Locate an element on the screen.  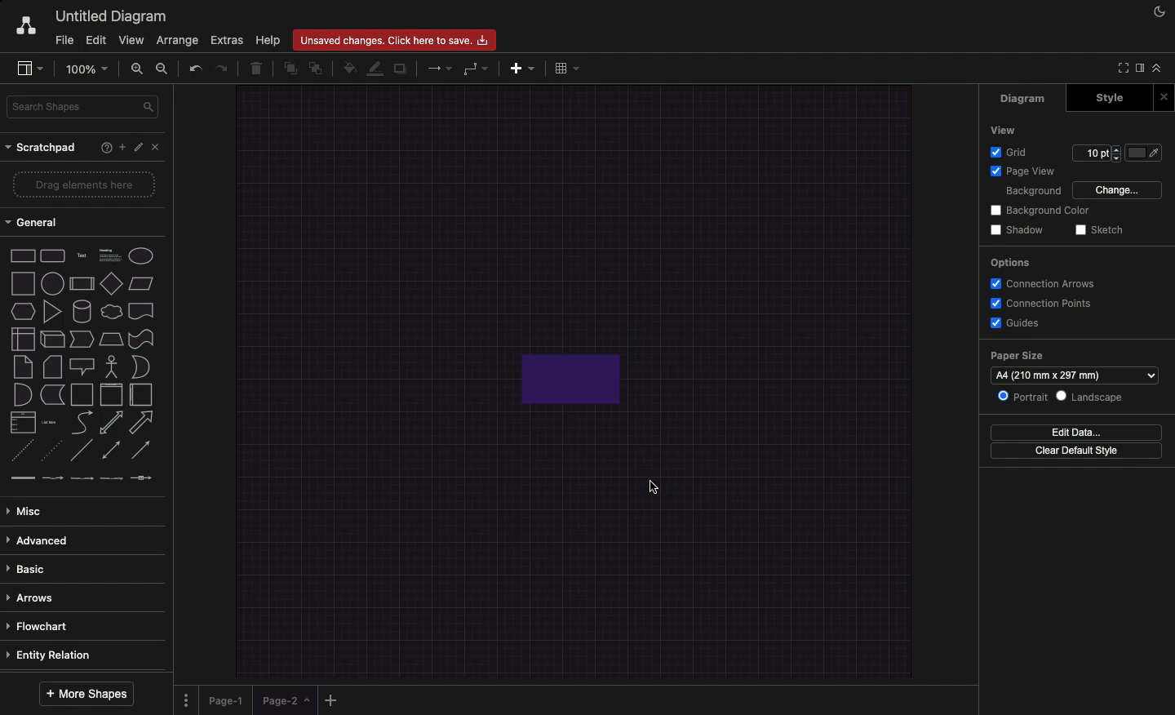
step is located at coordinates (80, 338).